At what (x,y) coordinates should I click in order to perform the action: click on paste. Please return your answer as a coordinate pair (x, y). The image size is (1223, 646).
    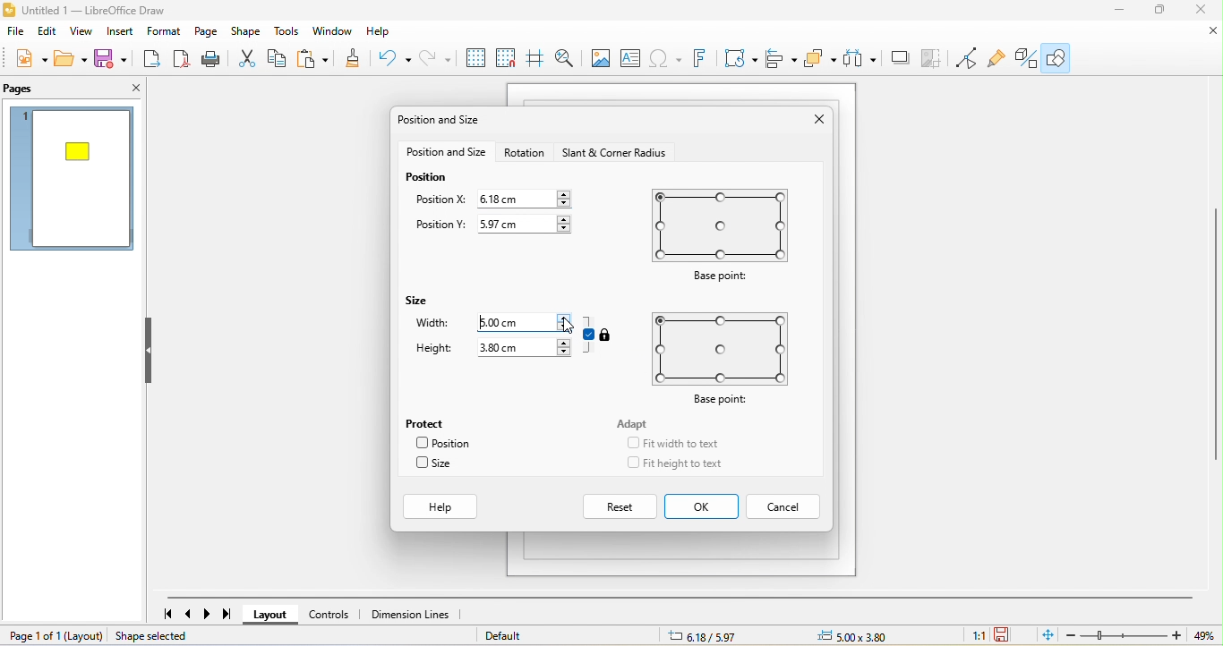
    Looking at the image, I should click on (316, 57).